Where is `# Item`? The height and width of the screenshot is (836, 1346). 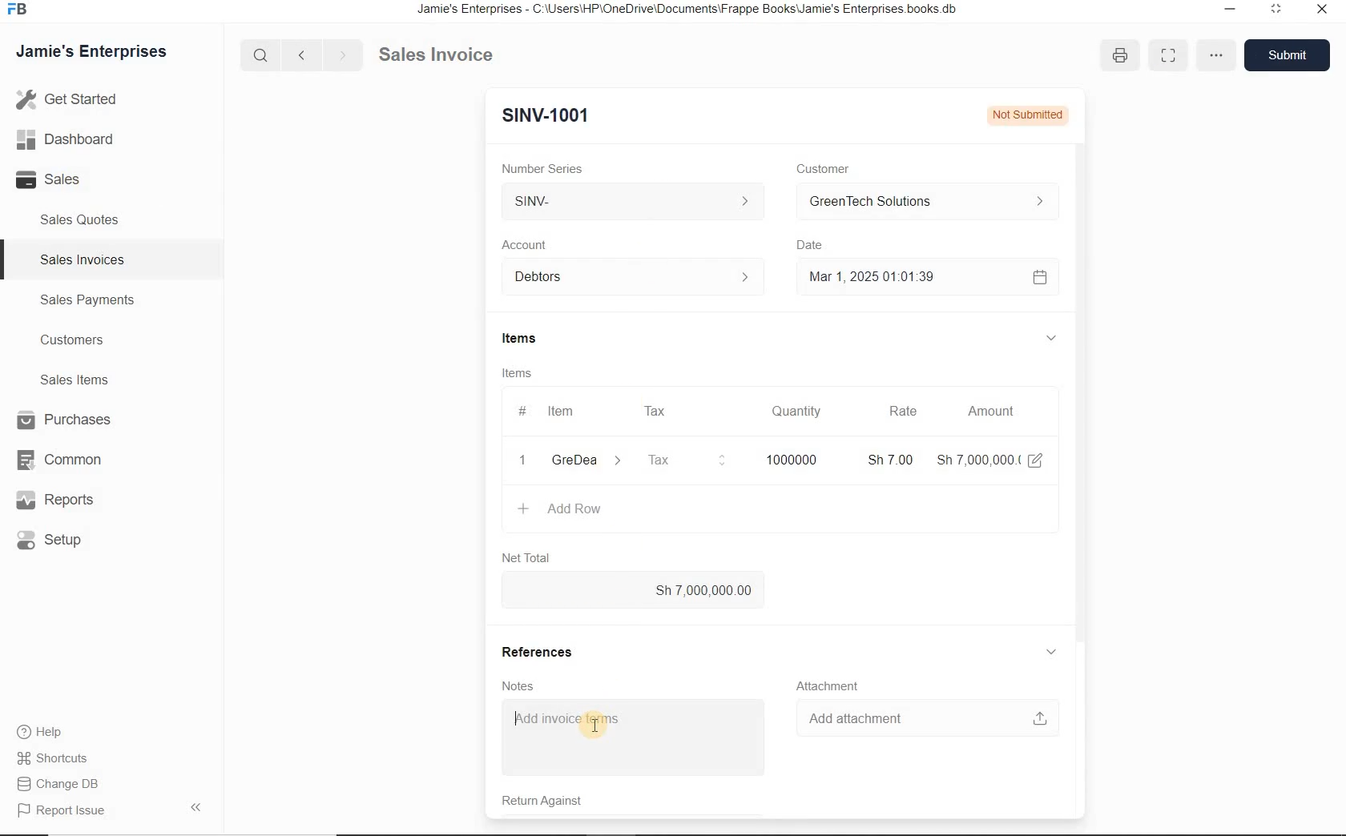
# Item is located at coordinates (557, 413).